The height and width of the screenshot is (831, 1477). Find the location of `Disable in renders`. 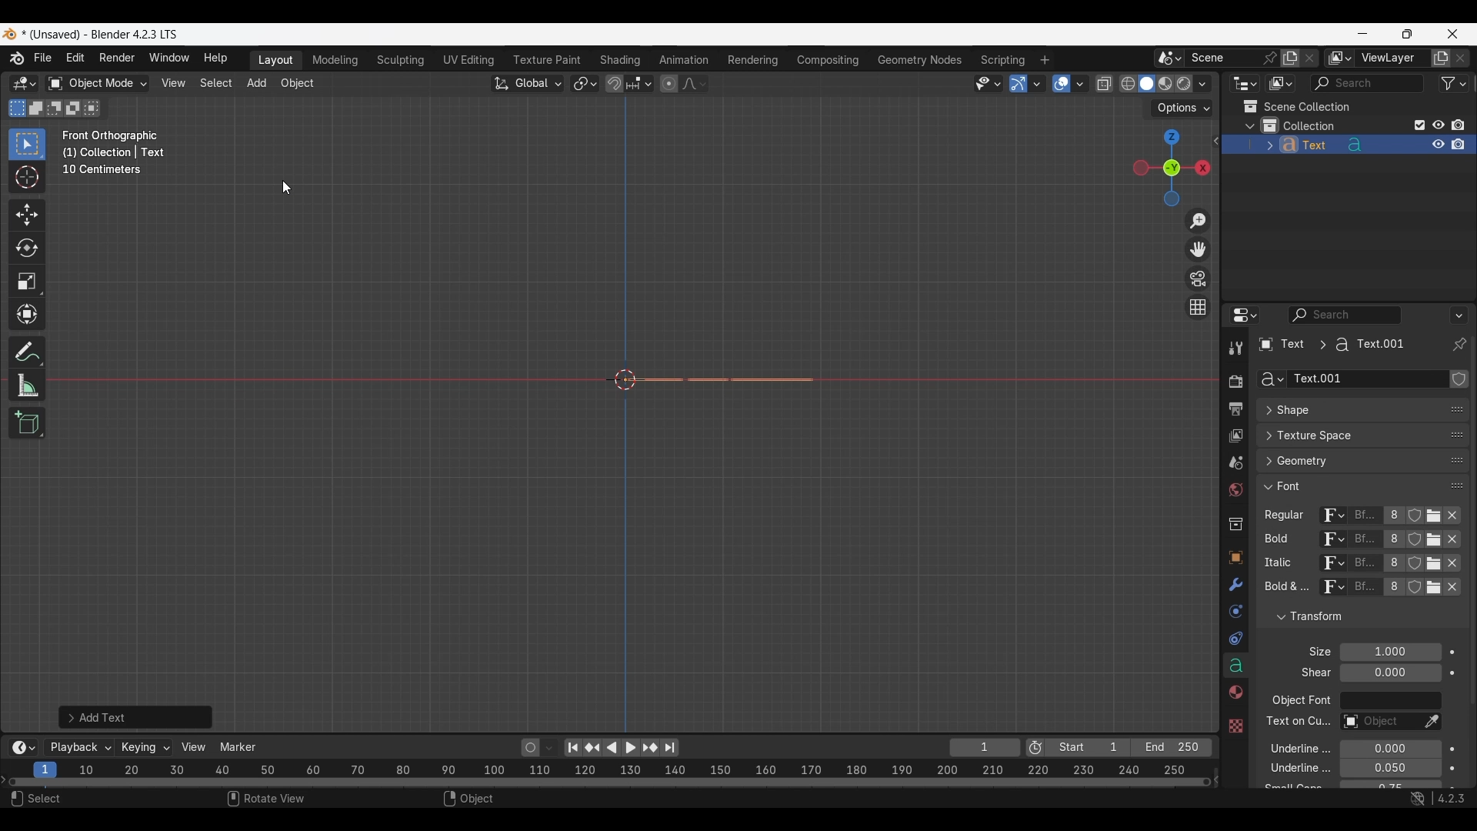

Disable in renders is located at coordinates (1458, 125).